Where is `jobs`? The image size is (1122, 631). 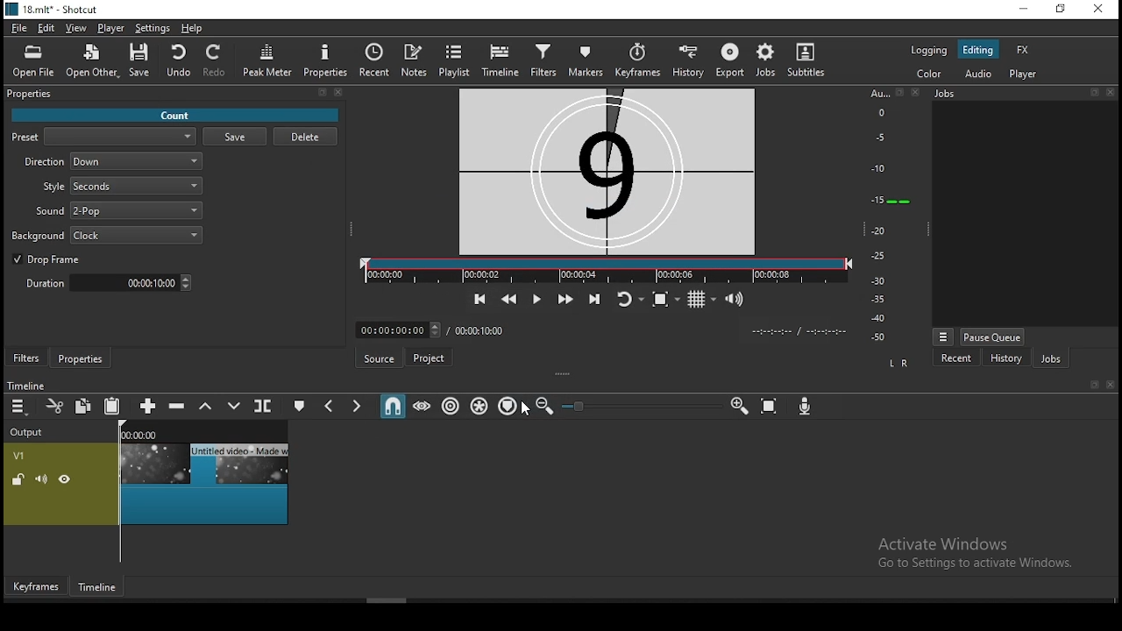
jobs is located at coordinates (1049, 359).